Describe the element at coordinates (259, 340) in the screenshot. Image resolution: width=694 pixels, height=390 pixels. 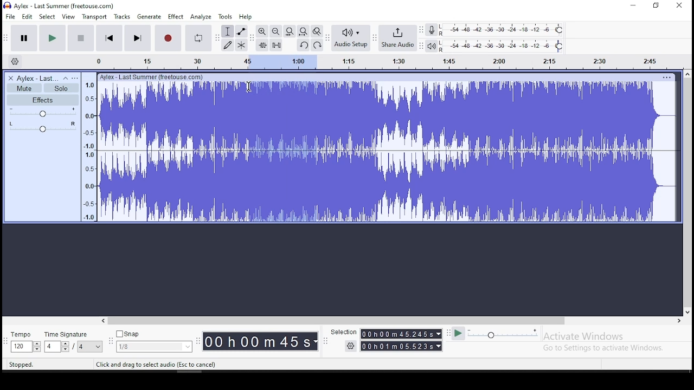
I see `00h 00m 00 s` at that location.